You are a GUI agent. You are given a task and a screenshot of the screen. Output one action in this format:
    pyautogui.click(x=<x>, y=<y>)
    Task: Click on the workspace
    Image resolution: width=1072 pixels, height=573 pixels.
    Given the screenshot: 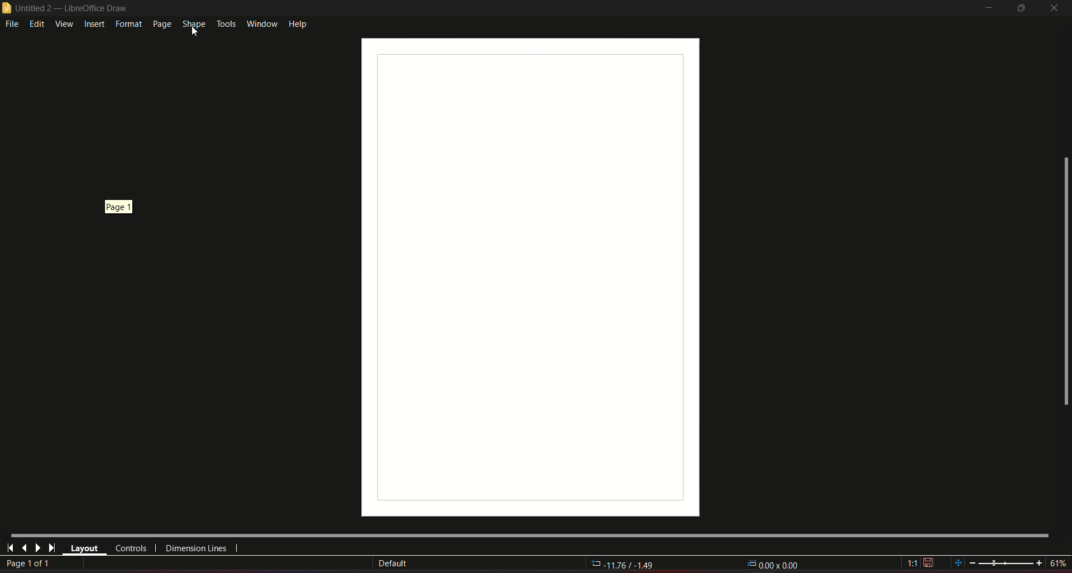 What is the action you would take?
    pyautogui.click(x=523, y=273)
    